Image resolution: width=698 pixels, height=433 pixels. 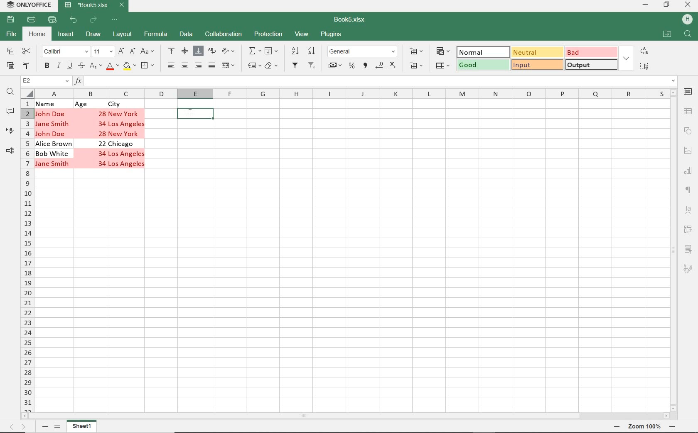 I want to click on ALIGN BOTTOM, so click(x=197, y=51).